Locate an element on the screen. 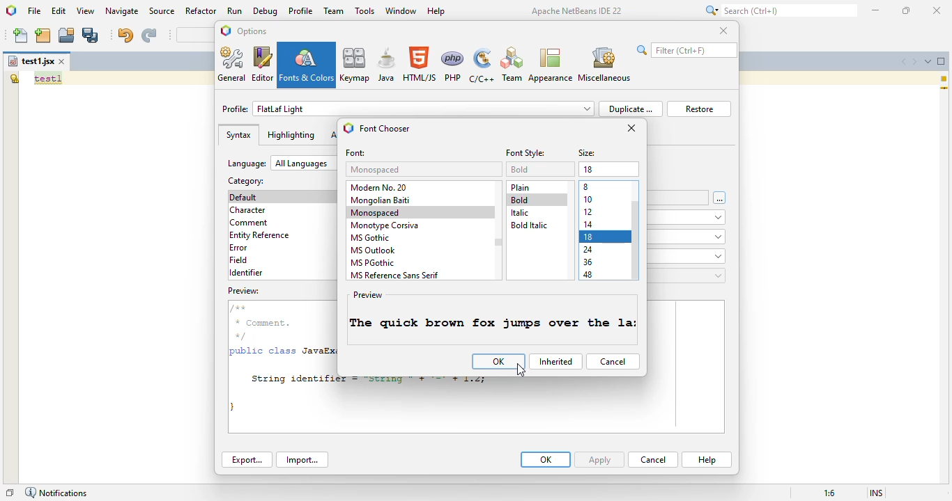  help is located at coordinates (436, 11).